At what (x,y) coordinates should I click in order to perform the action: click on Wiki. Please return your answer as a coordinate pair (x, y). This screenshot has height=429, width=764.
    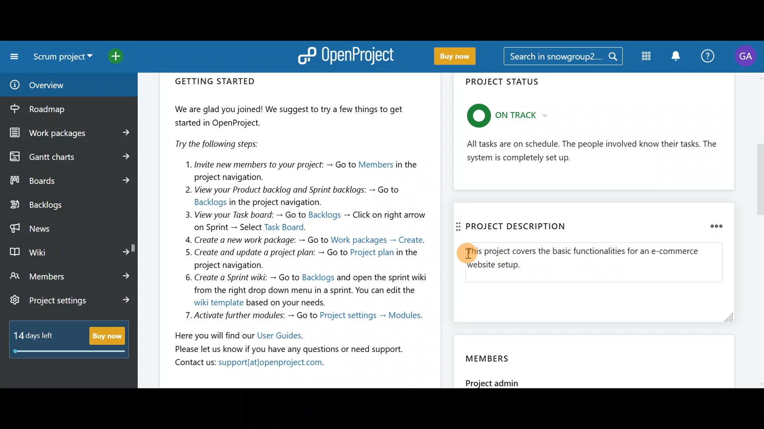
    Looking at the image, I should click on (69, 250).